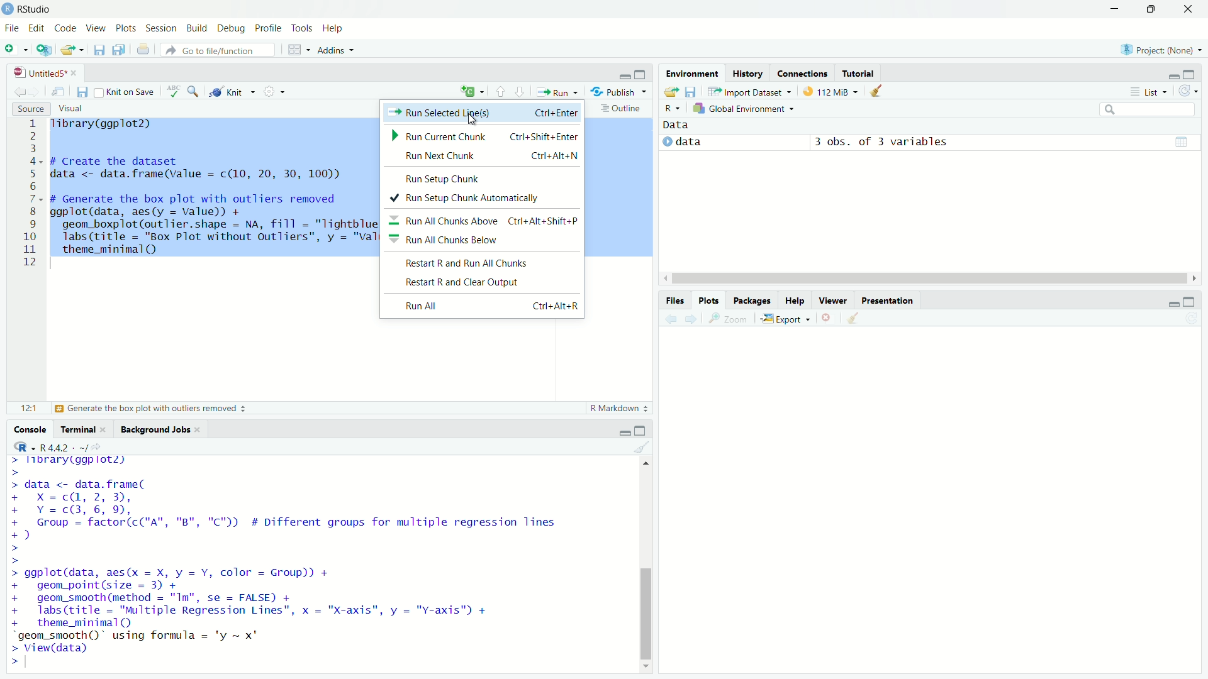 This screenshot has width=1208, height=679. Describe the element at coordinates (30, 193) in the screenshot. I see `1
2
g
4.
5
6
7
8
9
10
11
12` at that location.